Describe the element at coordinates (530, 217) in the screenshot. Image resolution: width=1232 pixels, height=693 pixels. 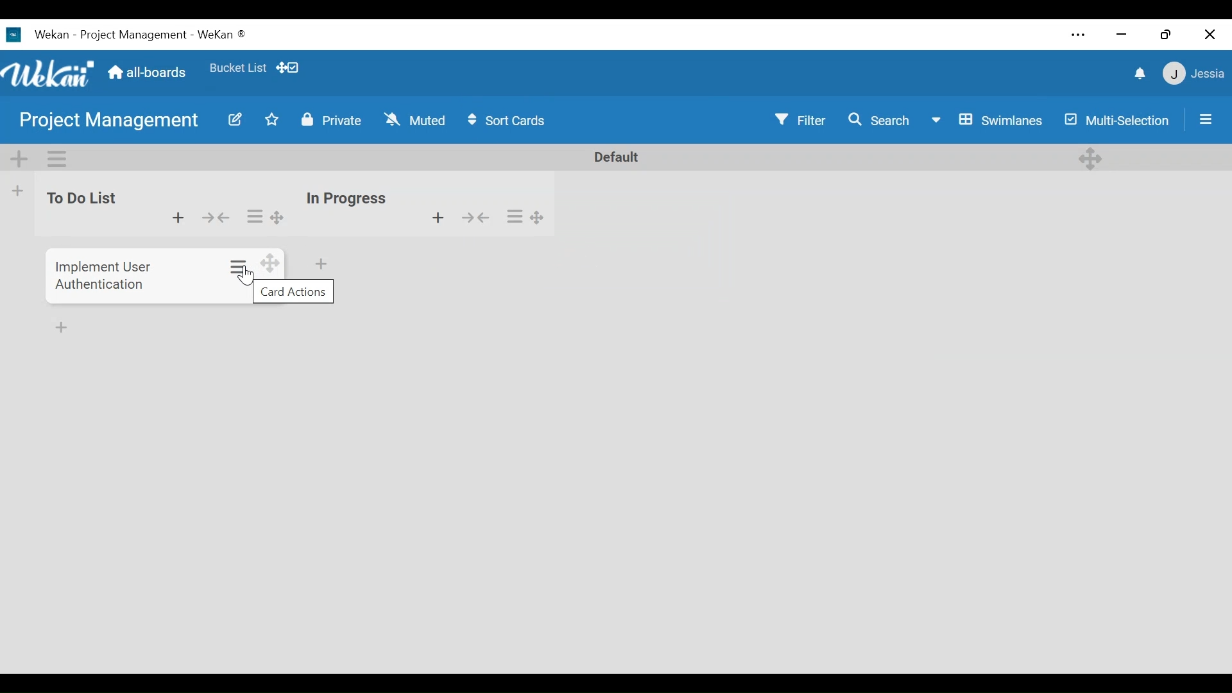
I see `options` at that location.